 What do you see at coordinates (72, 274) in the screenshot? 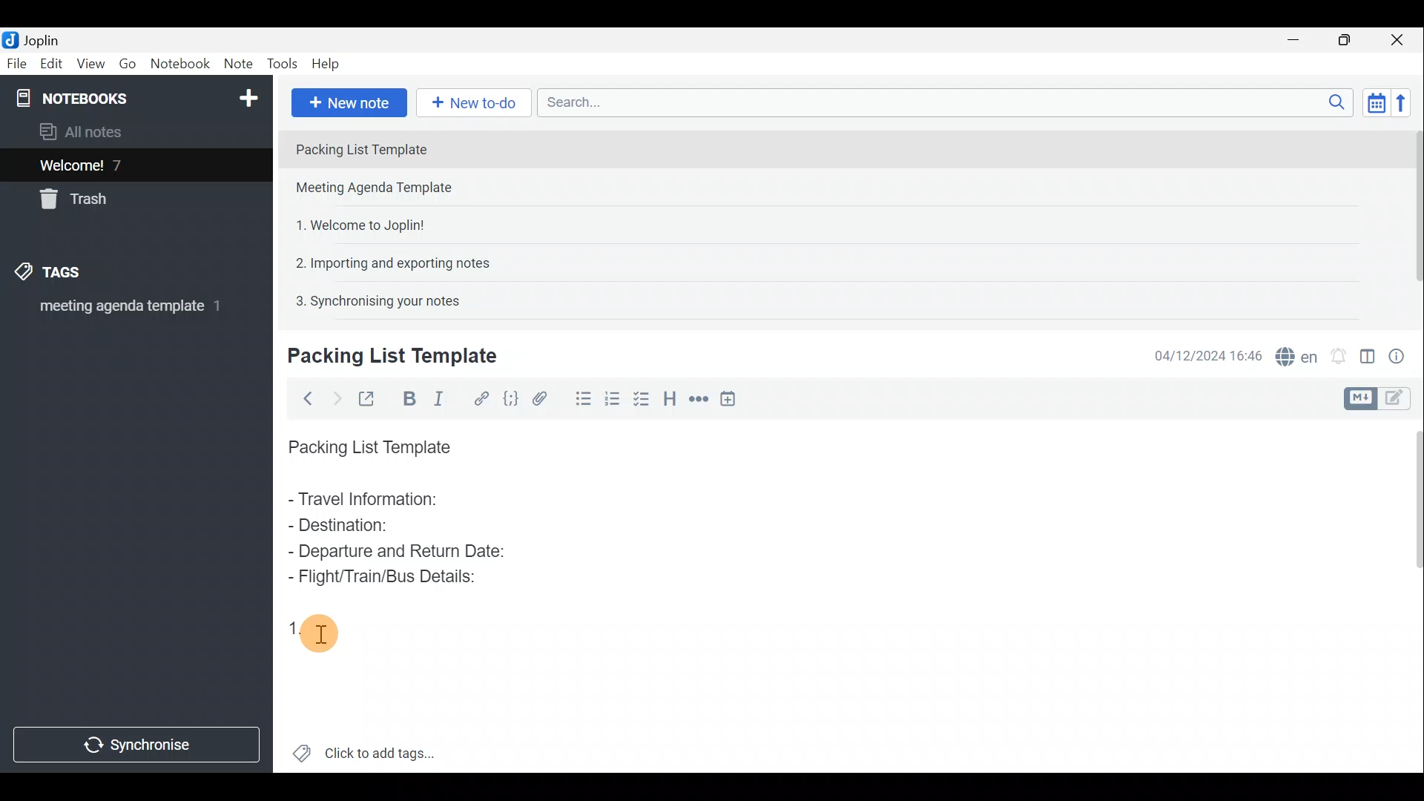
I see `Tags` at bounding box center [72, 274].